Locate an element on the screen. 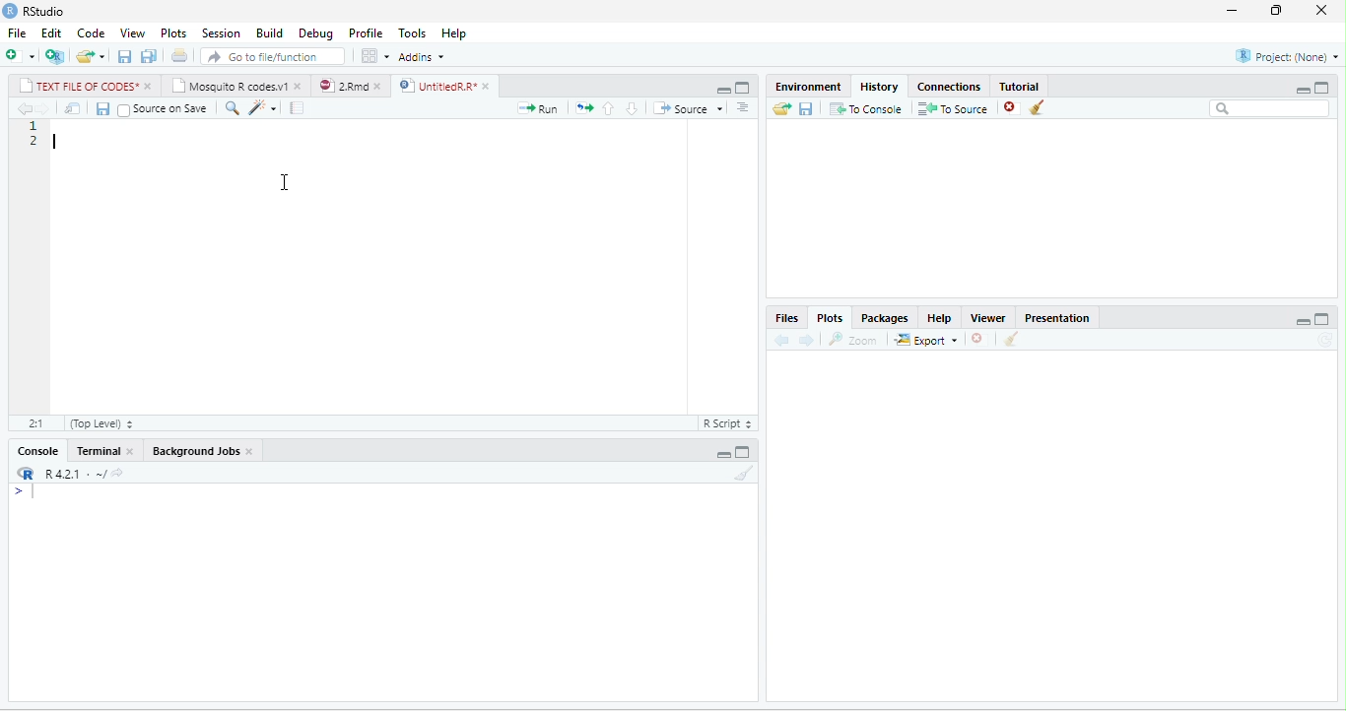 The image size is (1346, 711). minimize is located at coordinates (723, 90).